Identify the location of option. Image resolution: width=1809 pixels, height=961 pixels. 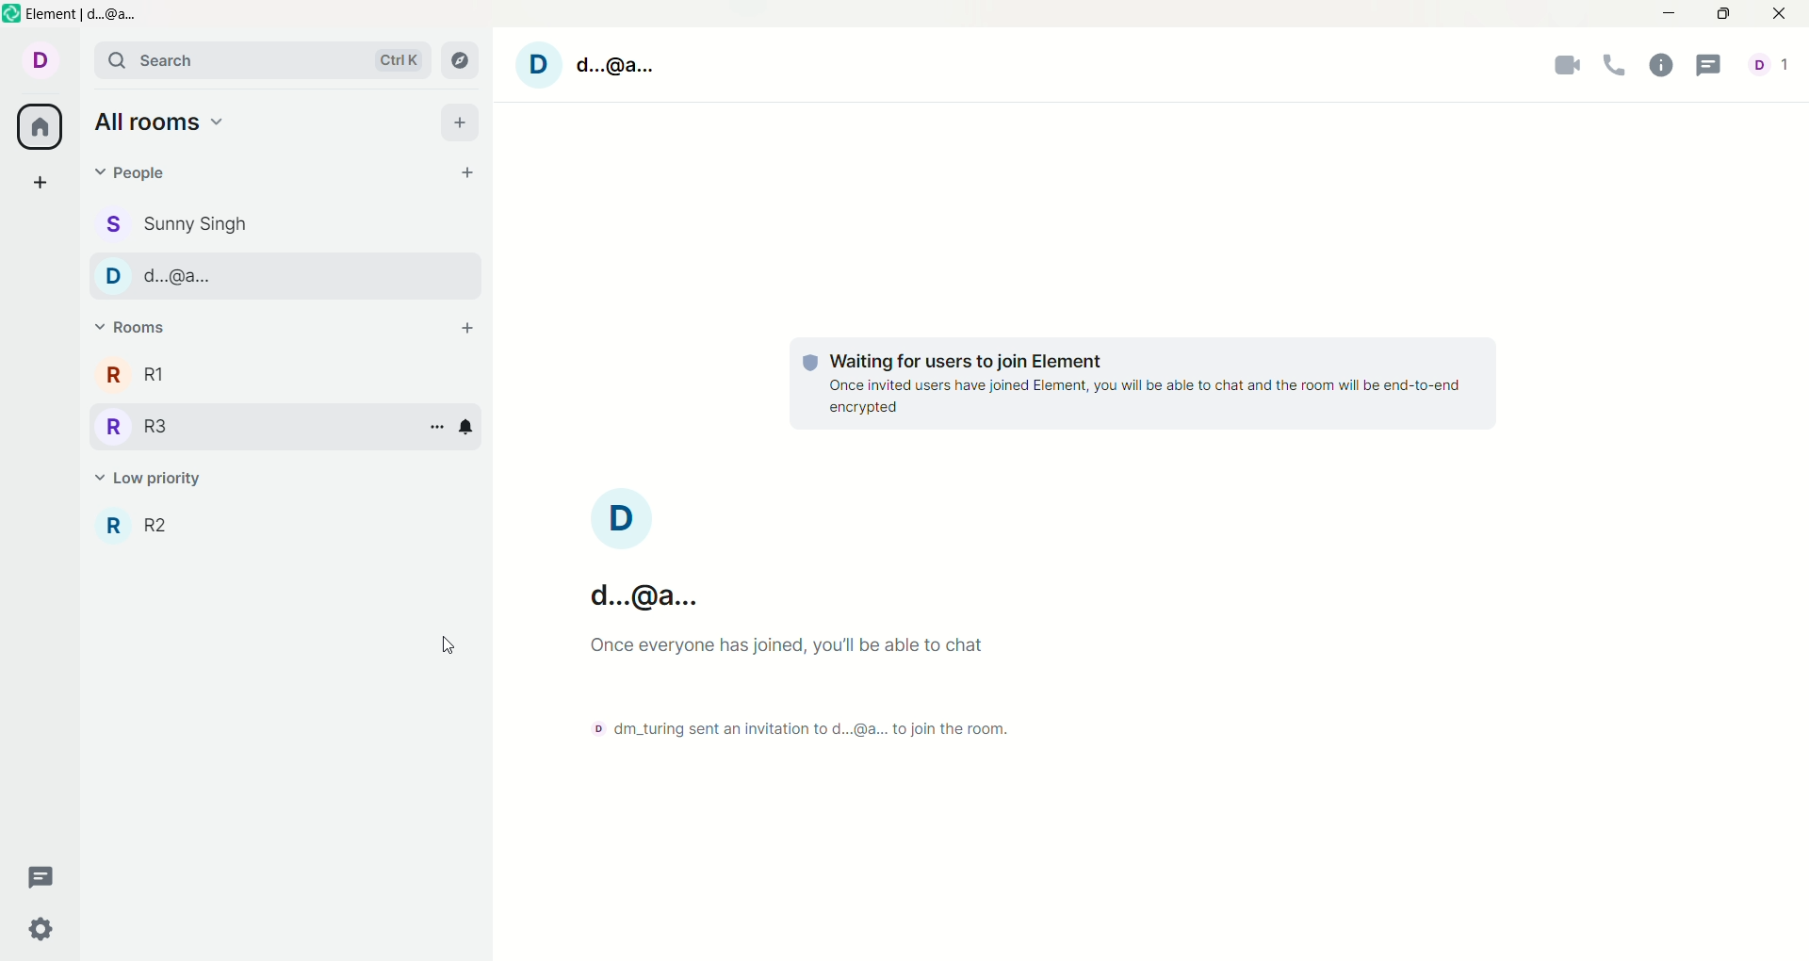
(437, 429).